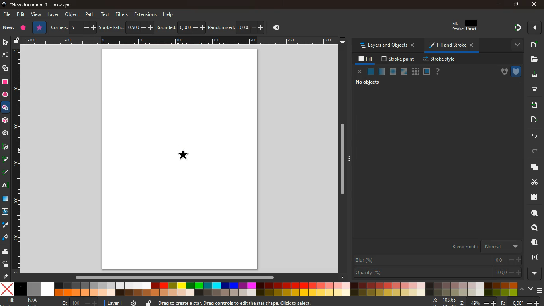  Describe the element at coordinates (237, 26) in the screenshot. I see `randomized` at that location.